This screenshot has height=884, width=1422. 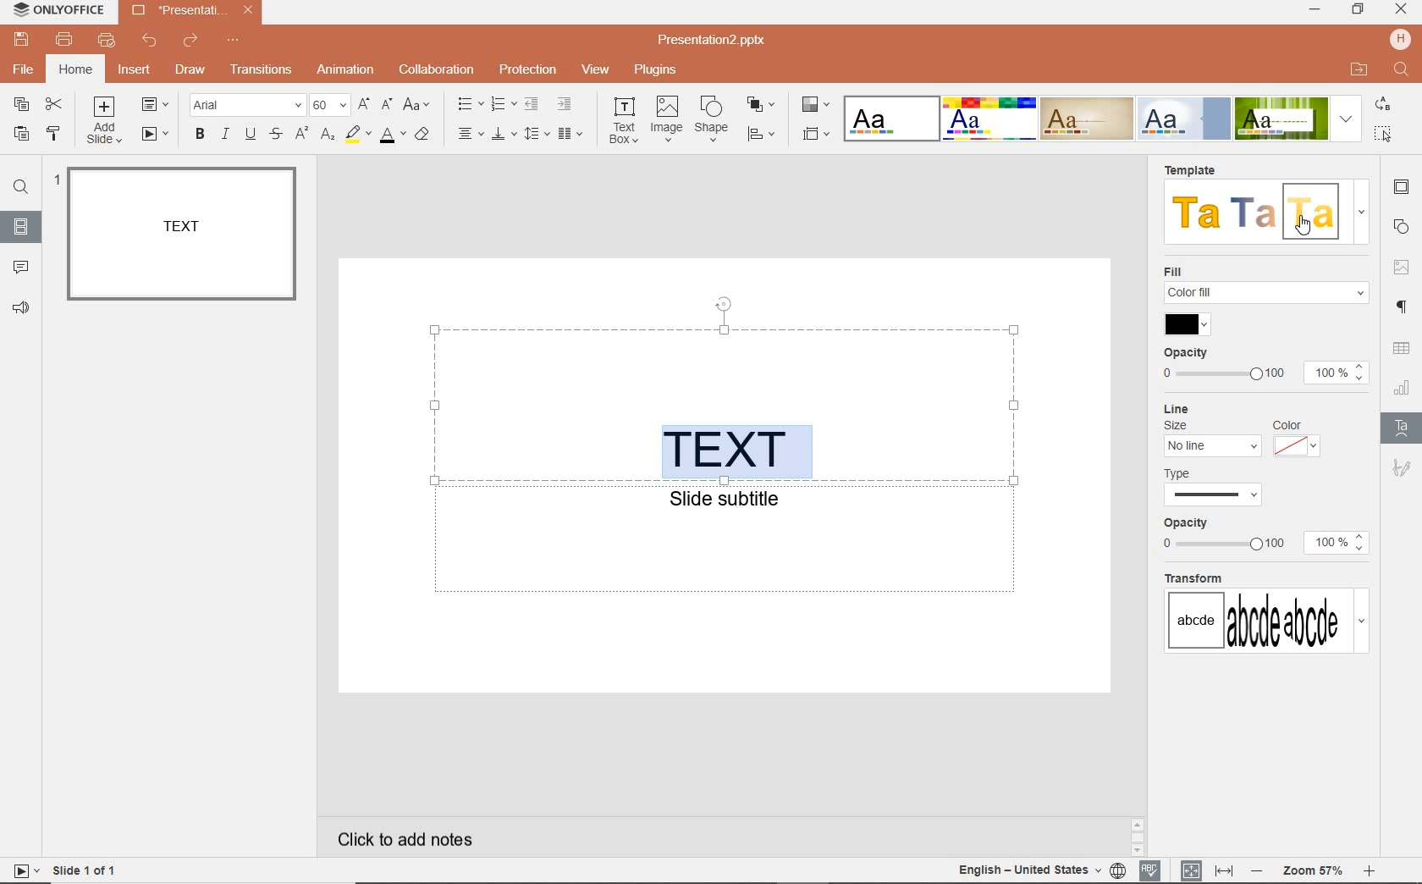 I want to click on FONT COLOR, so click(x=391, y=135).